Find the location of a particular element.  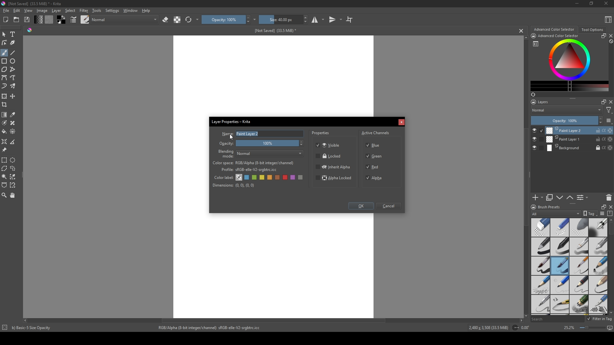

Dimensions (0,0),(0,0) is located at coordinates (234, 185).